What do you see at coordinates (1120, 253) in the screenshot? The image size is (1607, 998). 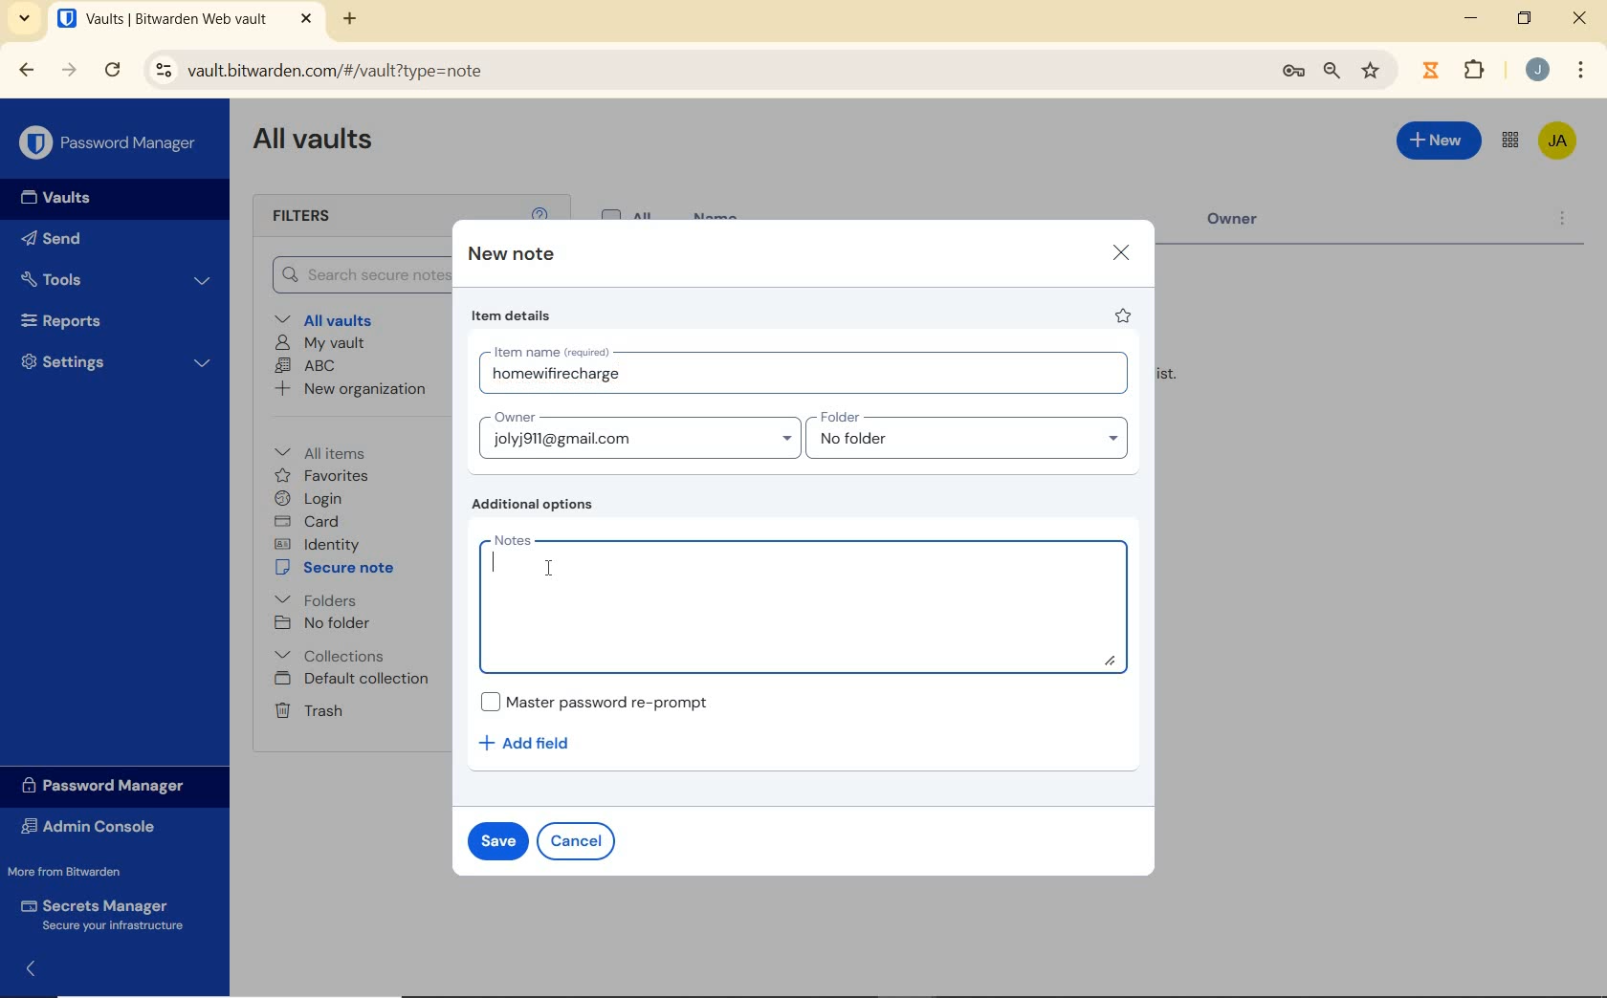 I see `close` at bounding box center [1120, 253].